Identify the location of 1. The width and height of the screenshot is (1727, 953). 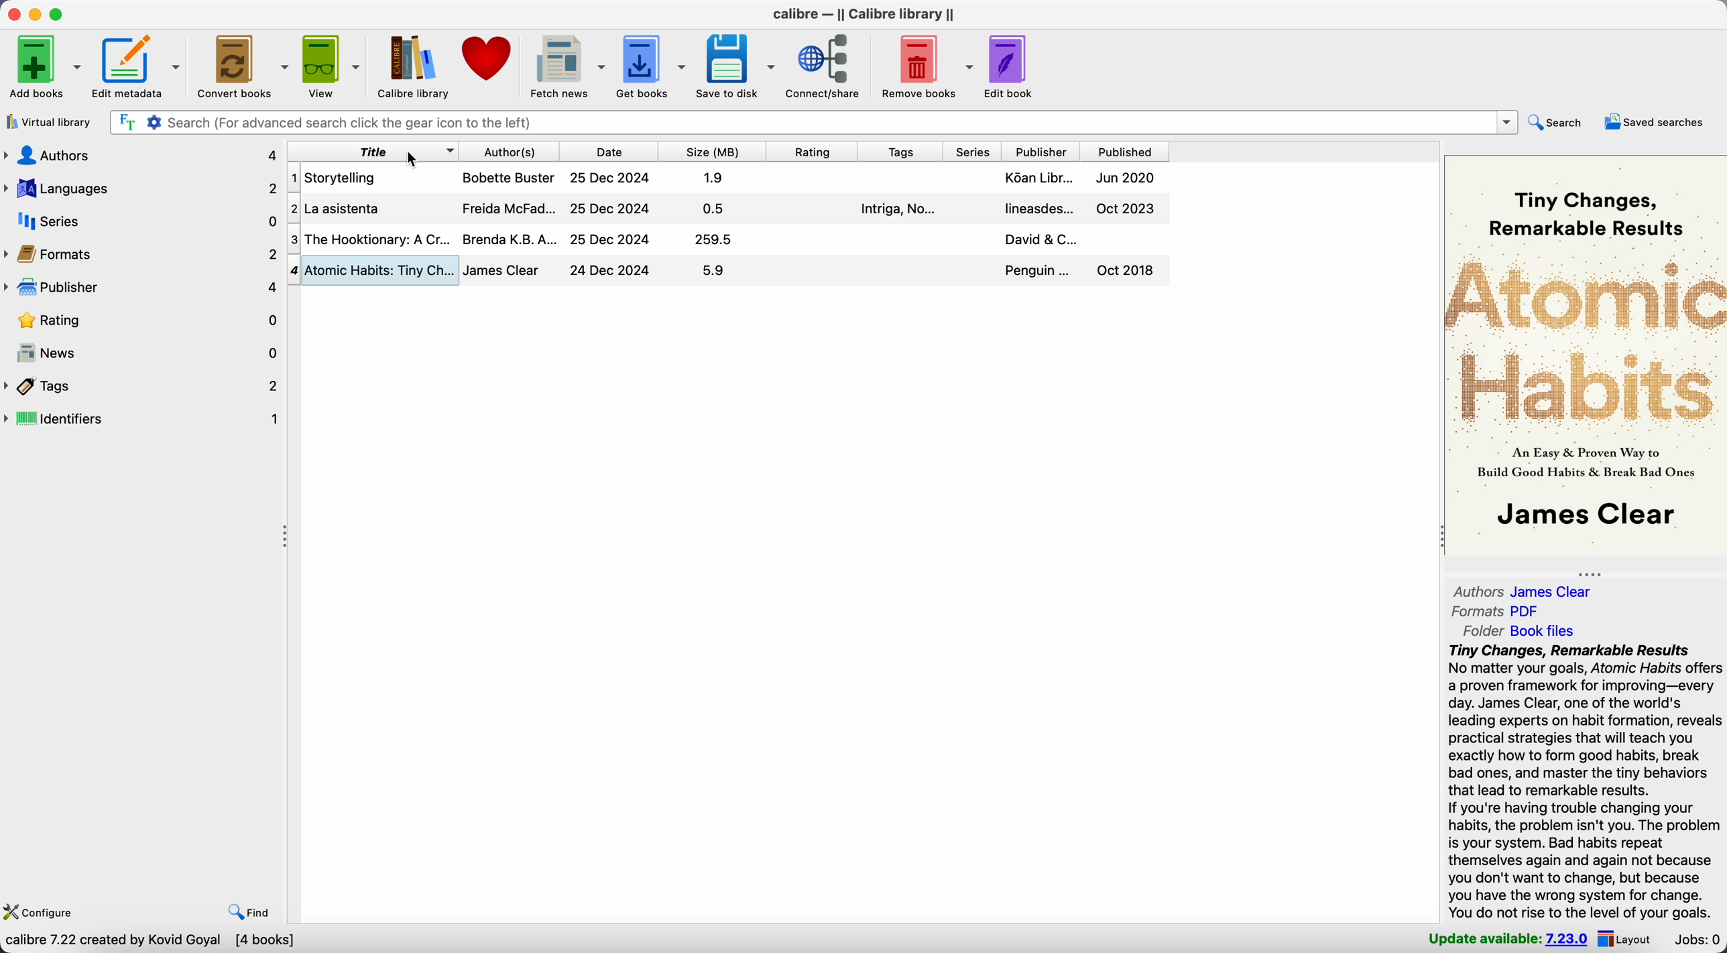
(294, 178).